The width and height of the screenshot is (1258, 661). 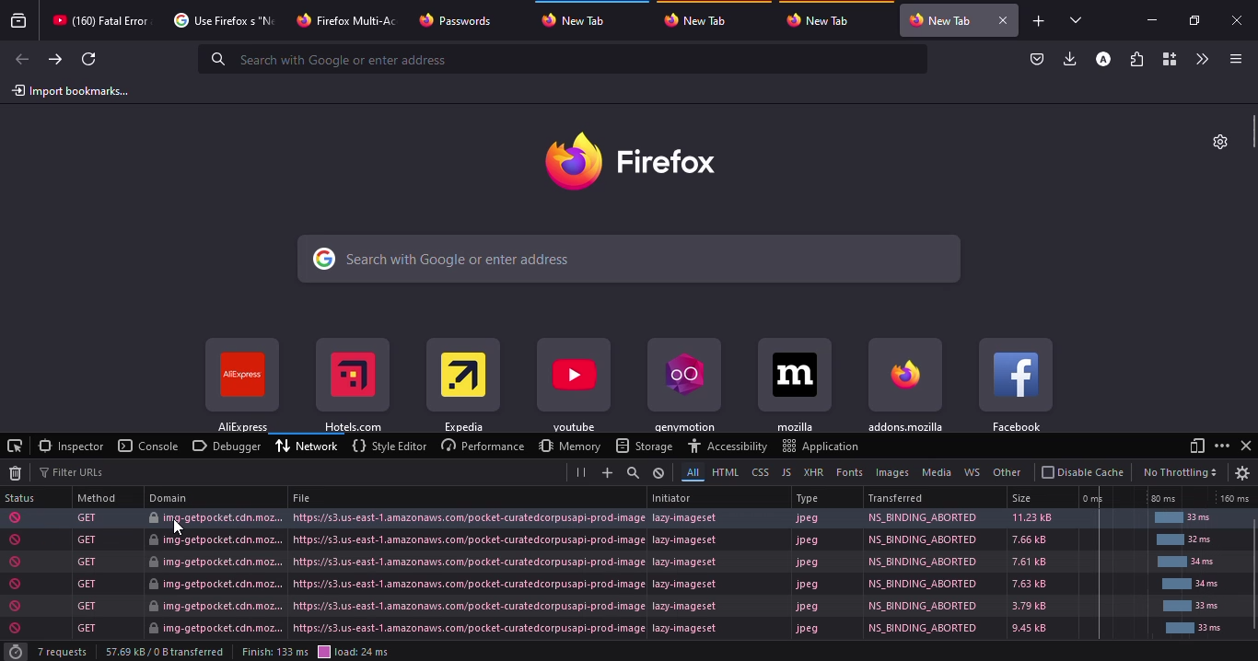 What do you see at coordinates (168, 652) in the screenshot?
I see `transferred` at bounding box center [168, 652].